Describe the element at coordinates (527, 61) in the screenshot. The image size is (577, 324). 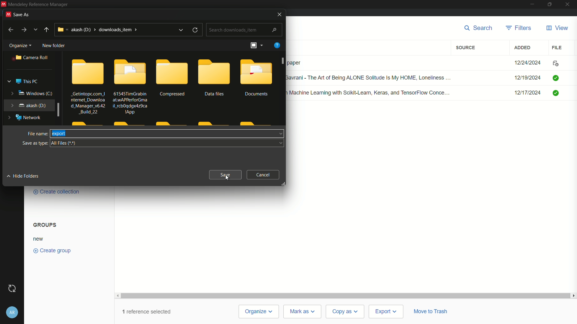
I see `12/24/2024` at that location.